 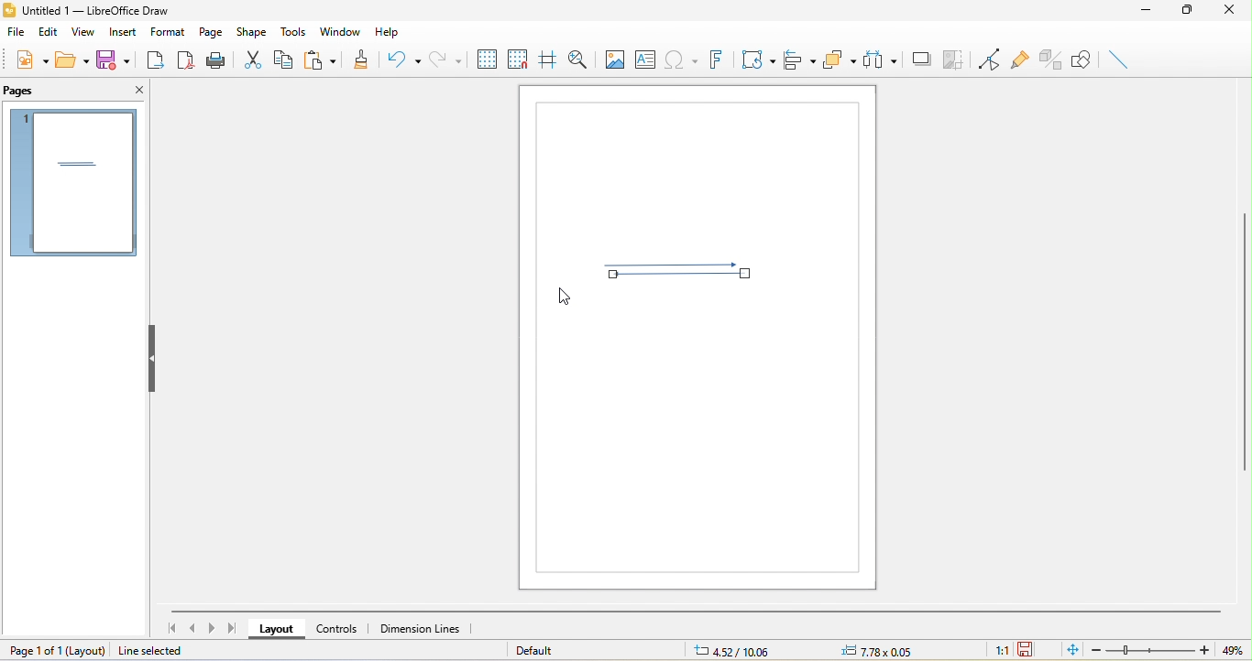 I want to click on layout, so click(x=273, y=630).